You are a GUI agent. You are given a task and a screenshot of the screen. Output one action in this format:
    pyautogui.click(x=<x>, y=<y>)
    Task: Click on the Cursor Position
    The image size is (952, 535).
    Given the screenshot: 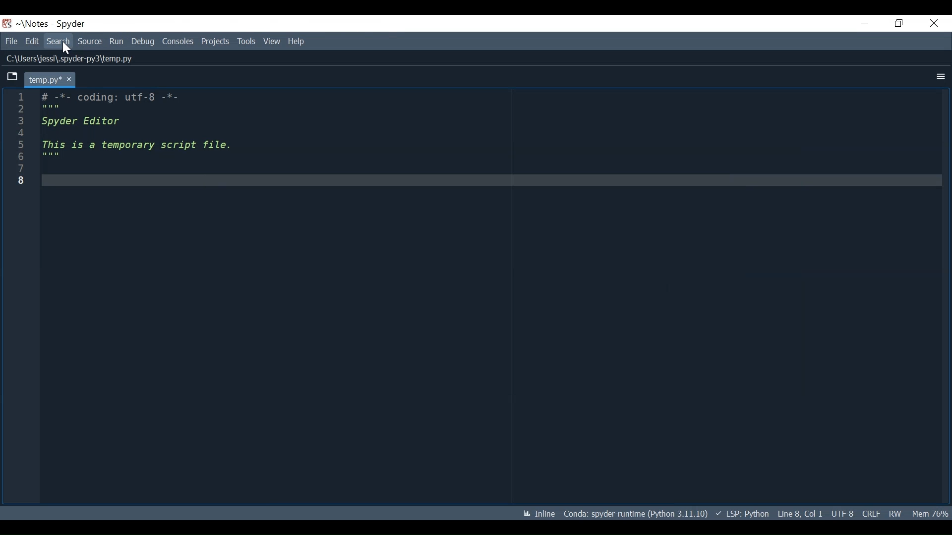 What is the action you would take?
    pyautogui.click(x=802, y=513)
    